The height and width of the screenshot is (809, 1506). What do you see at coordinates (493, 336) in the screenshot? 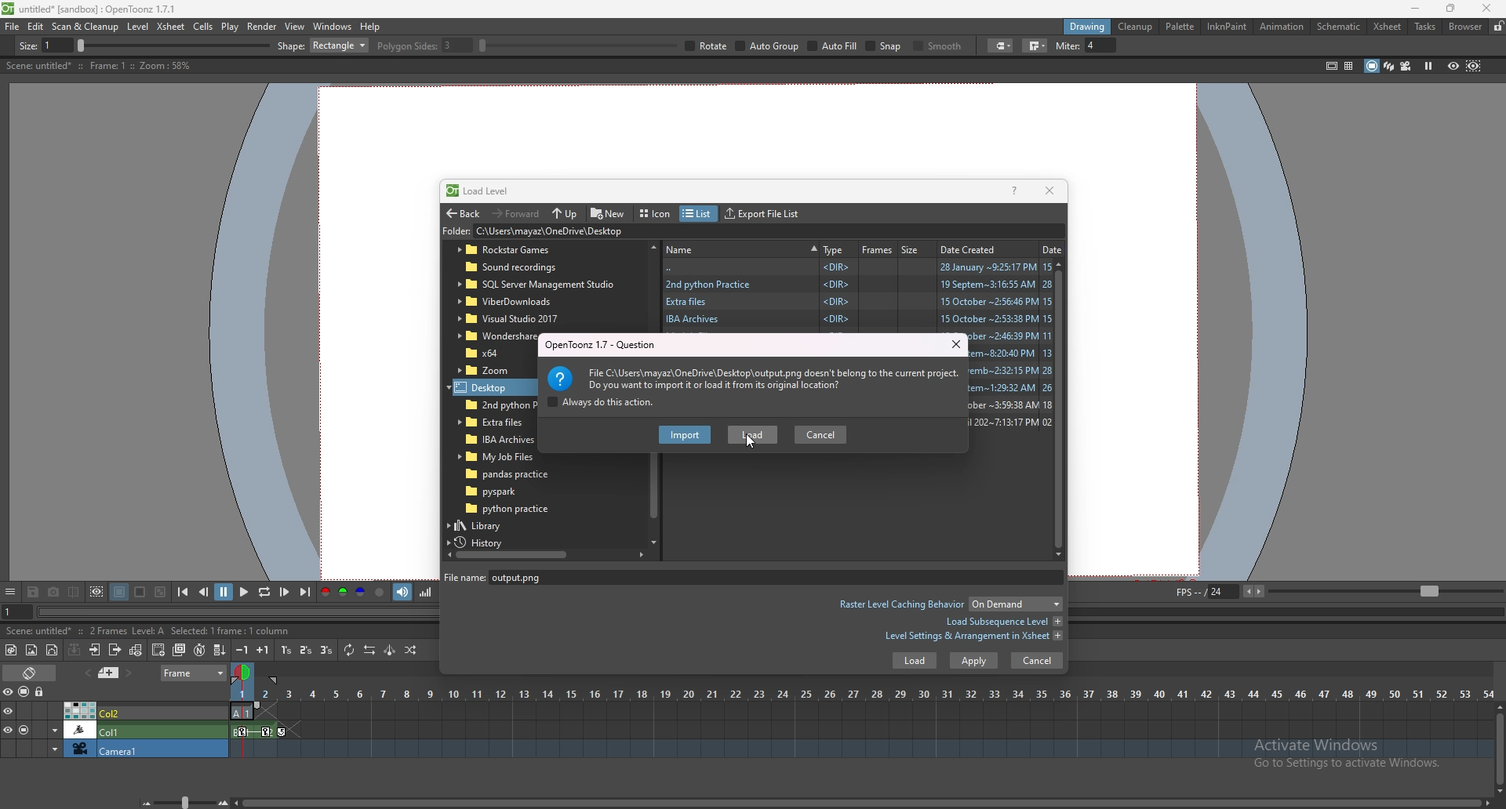
I see `folder` at bounding box center [493, 336].